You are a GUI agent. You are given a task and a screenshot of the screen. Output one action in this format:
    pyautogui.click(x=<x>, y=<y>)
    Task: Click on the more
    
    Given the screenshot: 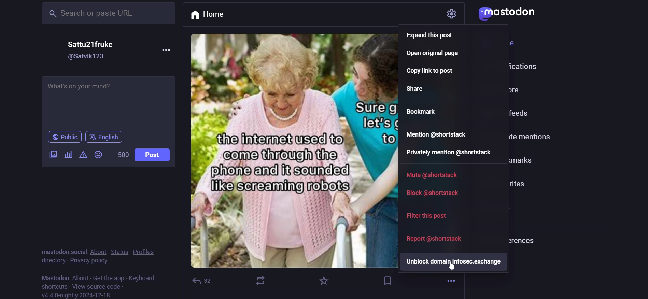 What is the action you would take?
    pyautogui.click(x=166, y=51)
    